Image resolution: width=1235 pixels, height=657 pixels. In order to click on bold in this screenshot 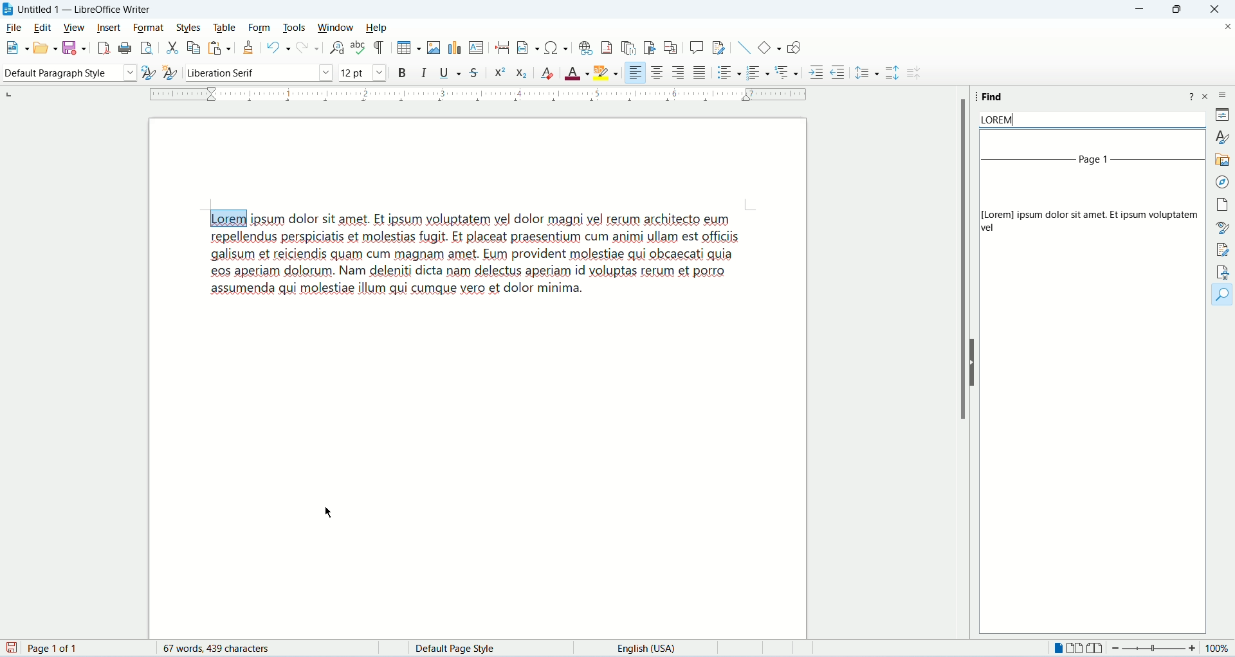, I will do `click(399, 72)`.